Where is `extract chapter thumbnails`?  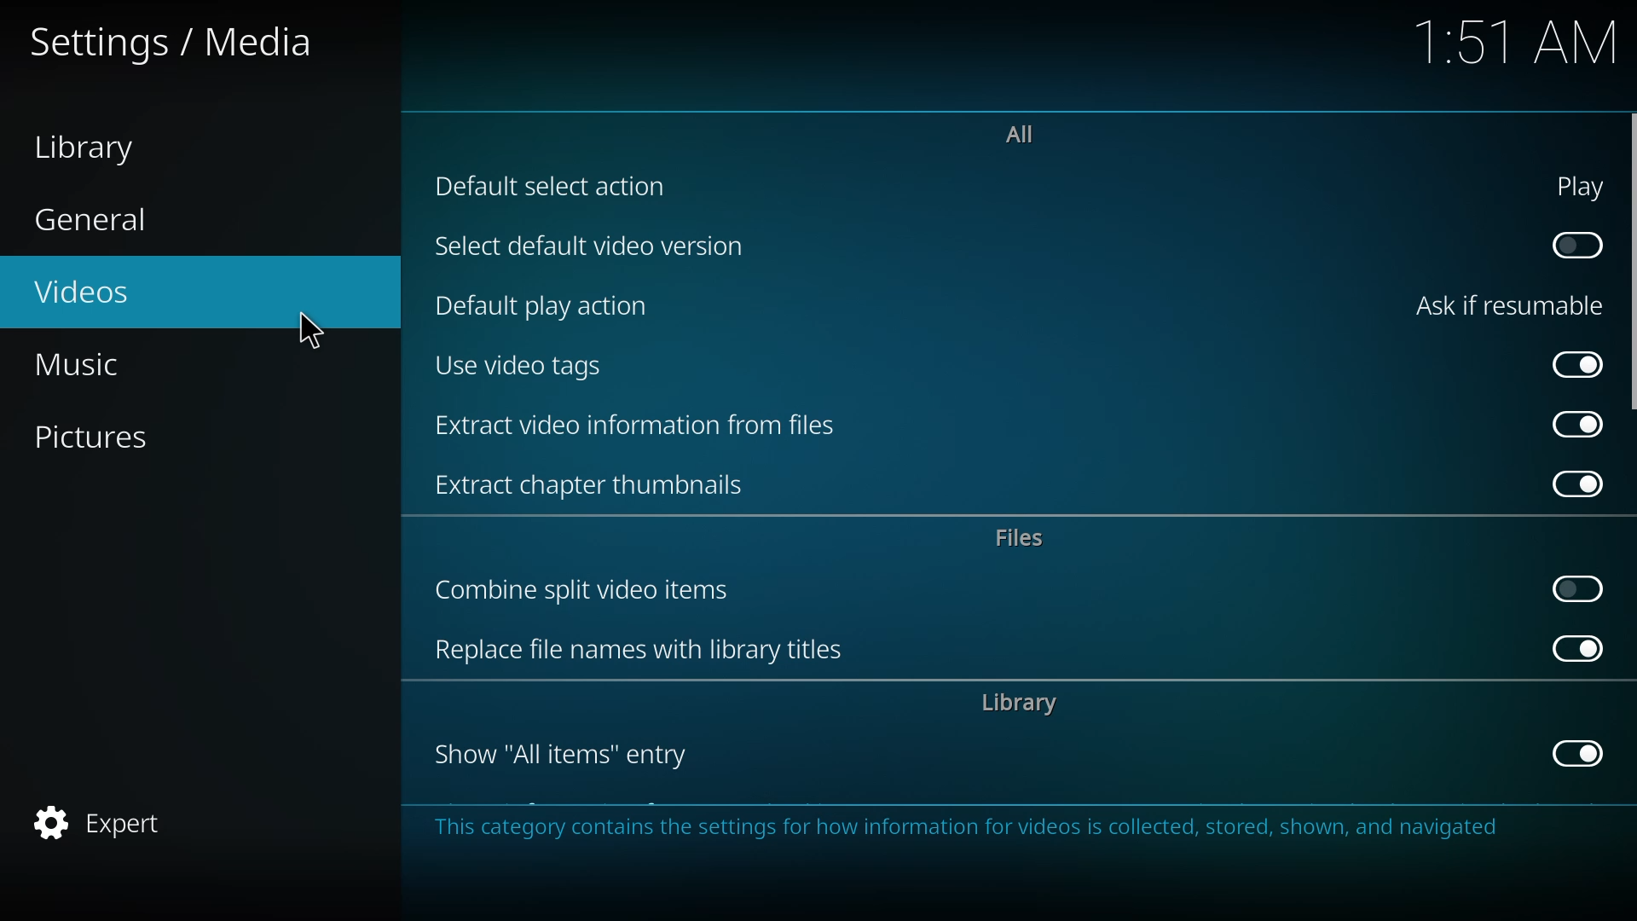
extract chapter thumbnails is located at coordinates (600, 485).